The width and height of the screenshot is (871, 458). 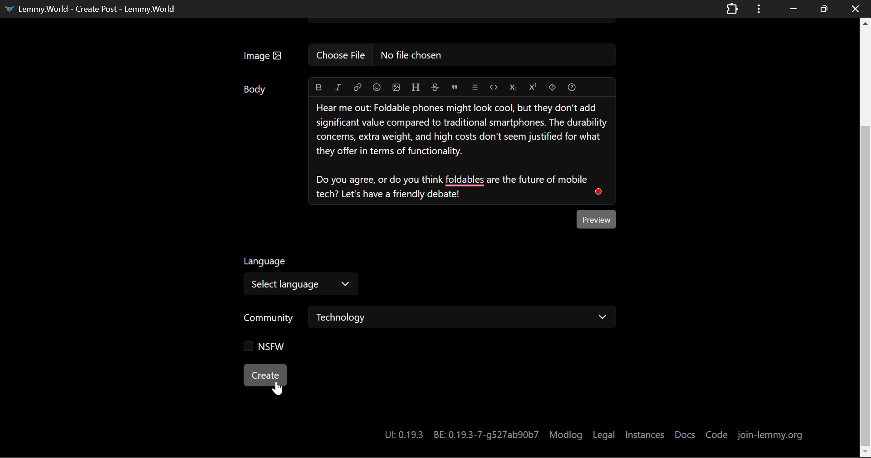 What do you see at coordinates (716, 432) in the screenshot?
I see `Code` at bounding box center [716, 432].